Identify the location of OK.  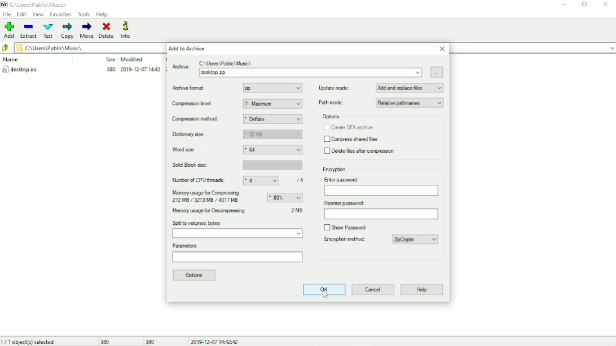
(323, 290).